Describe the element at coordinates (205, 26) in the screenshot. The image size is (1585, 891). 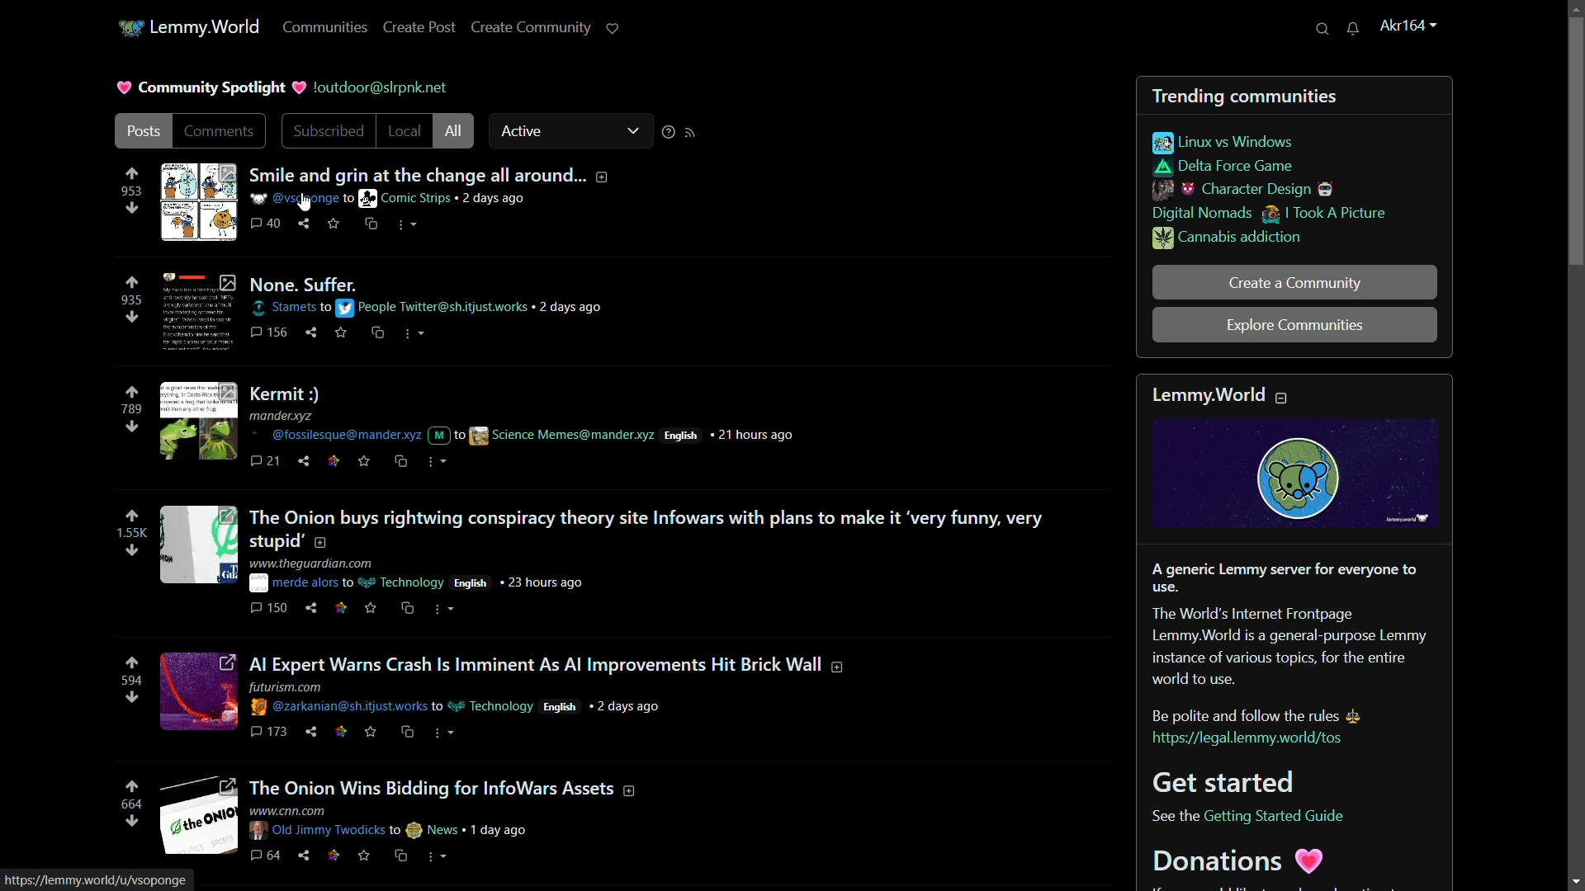
I see `lemmy.world` at that location.